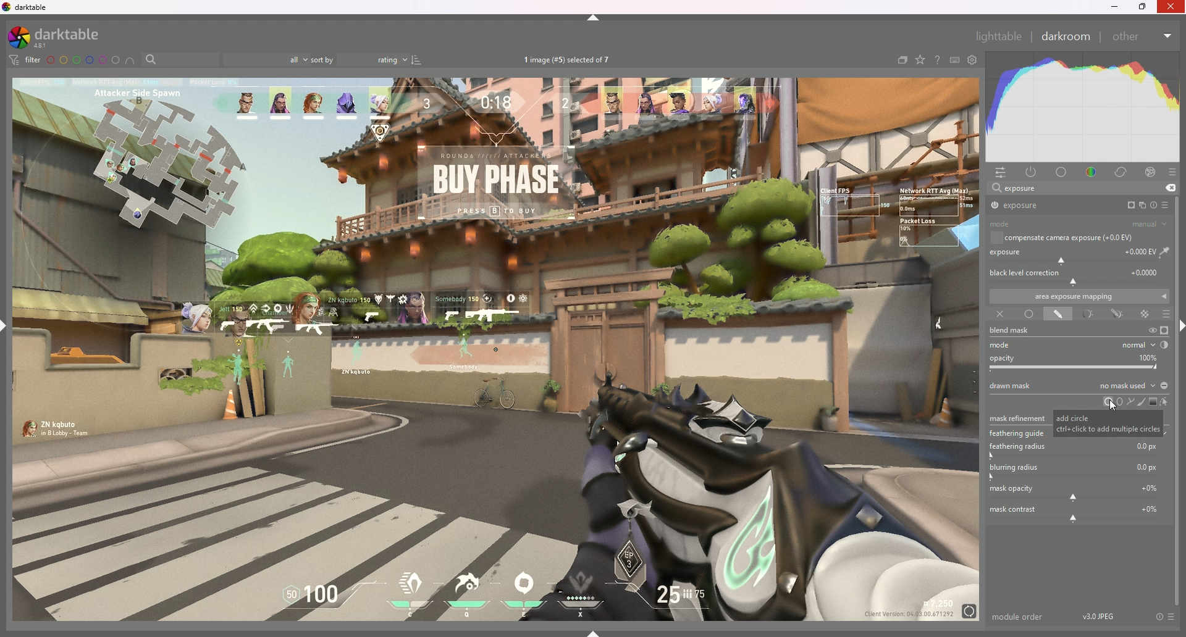 This screenshot has width=1186, height=637. What do you see at coordinates (417, 60) in the screenshot?
I see `reverse sort` at bounding box center [417, 60].